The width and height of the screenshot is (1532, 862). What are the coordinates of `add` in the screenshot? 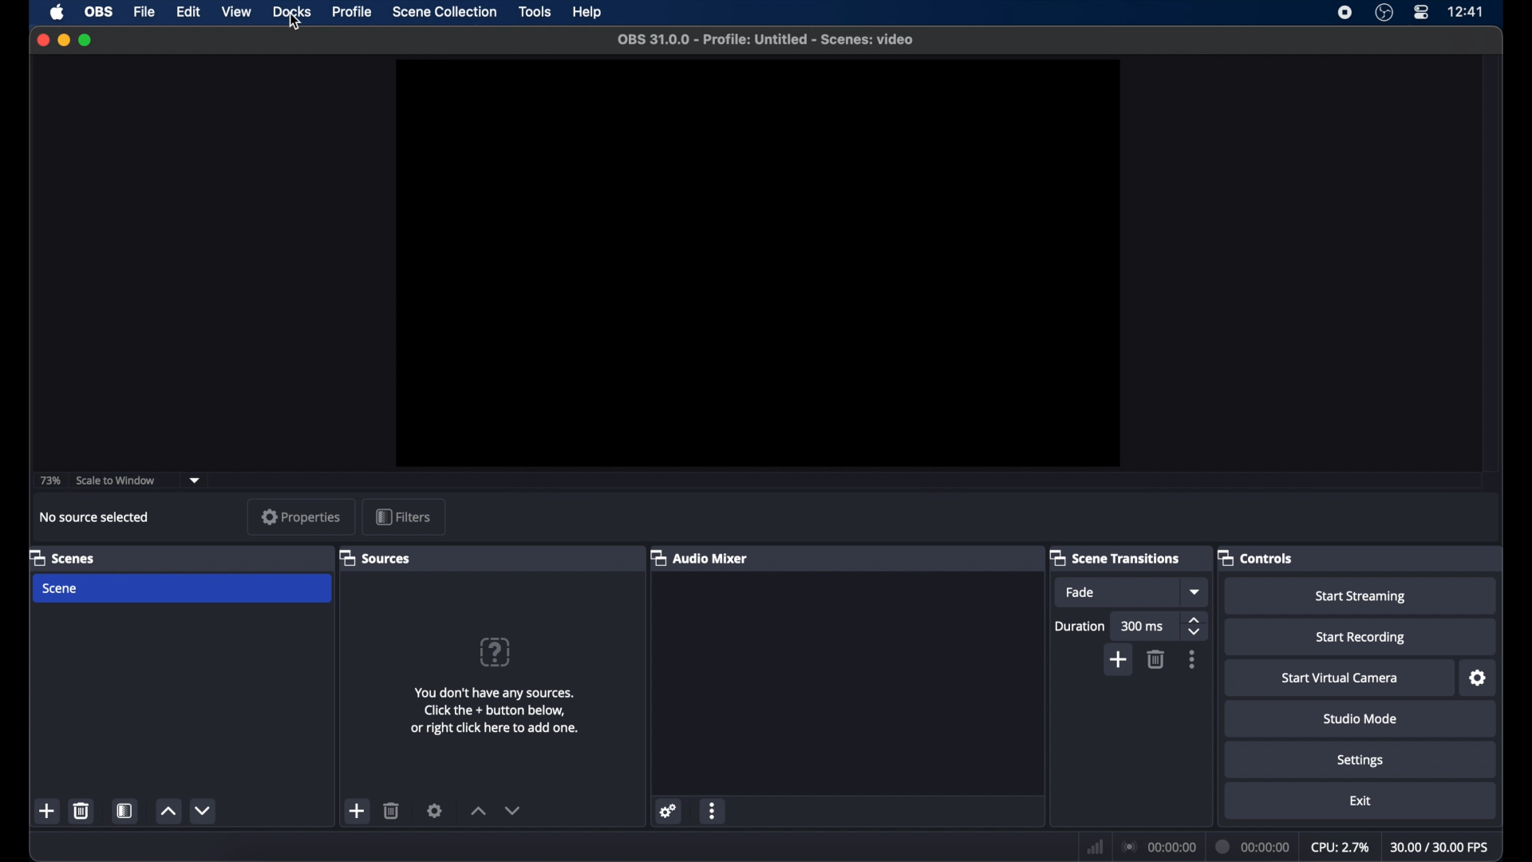 It's located at (47, 810).